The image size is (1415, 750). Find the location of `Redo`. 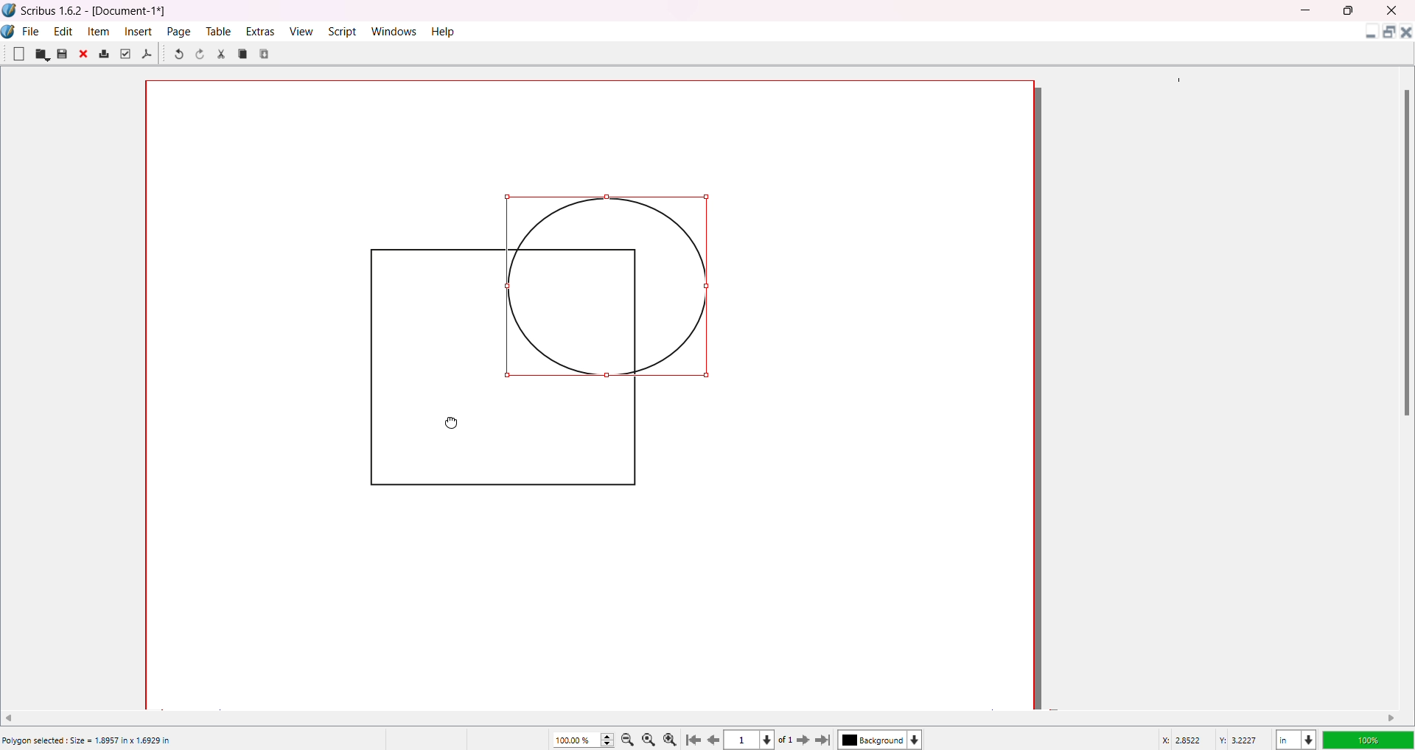

Redo is located at coordinates (203, 56).